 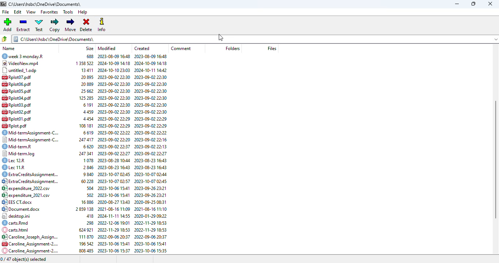 What do you see at coordinates (495, 158) in the screenshot?
I see `vertical scroll bar` at bounding box center [495, 158].